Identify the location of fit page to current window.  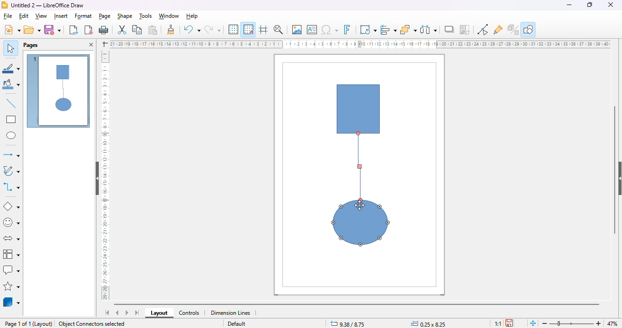
(533, 323).